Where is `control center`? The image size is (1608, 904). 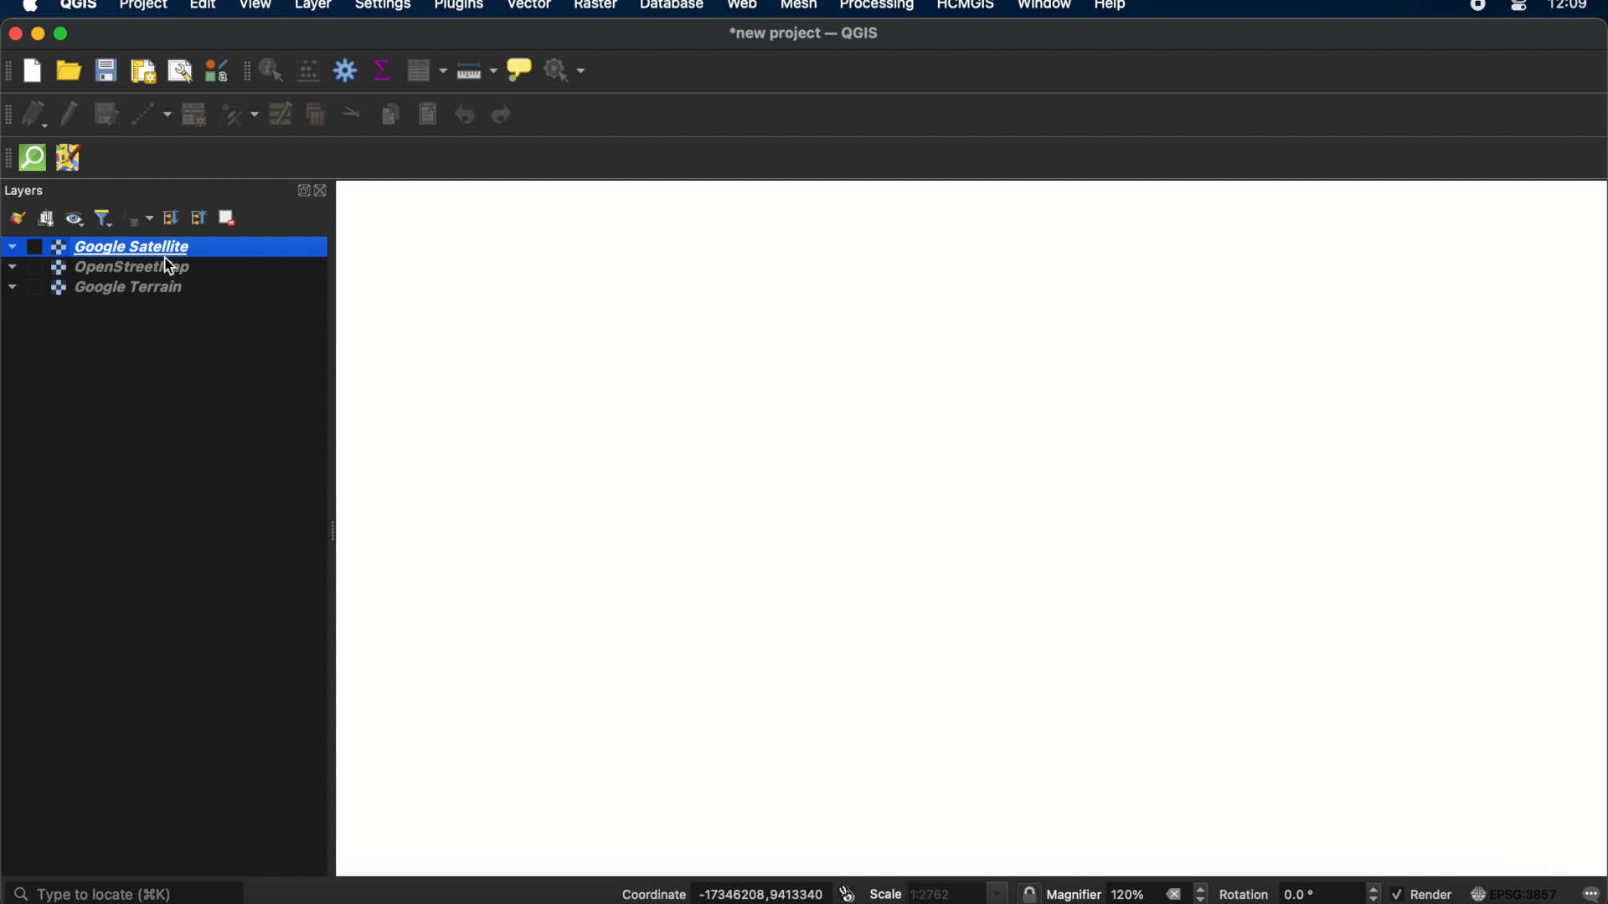
control center is located at coordinates (1521, 7).